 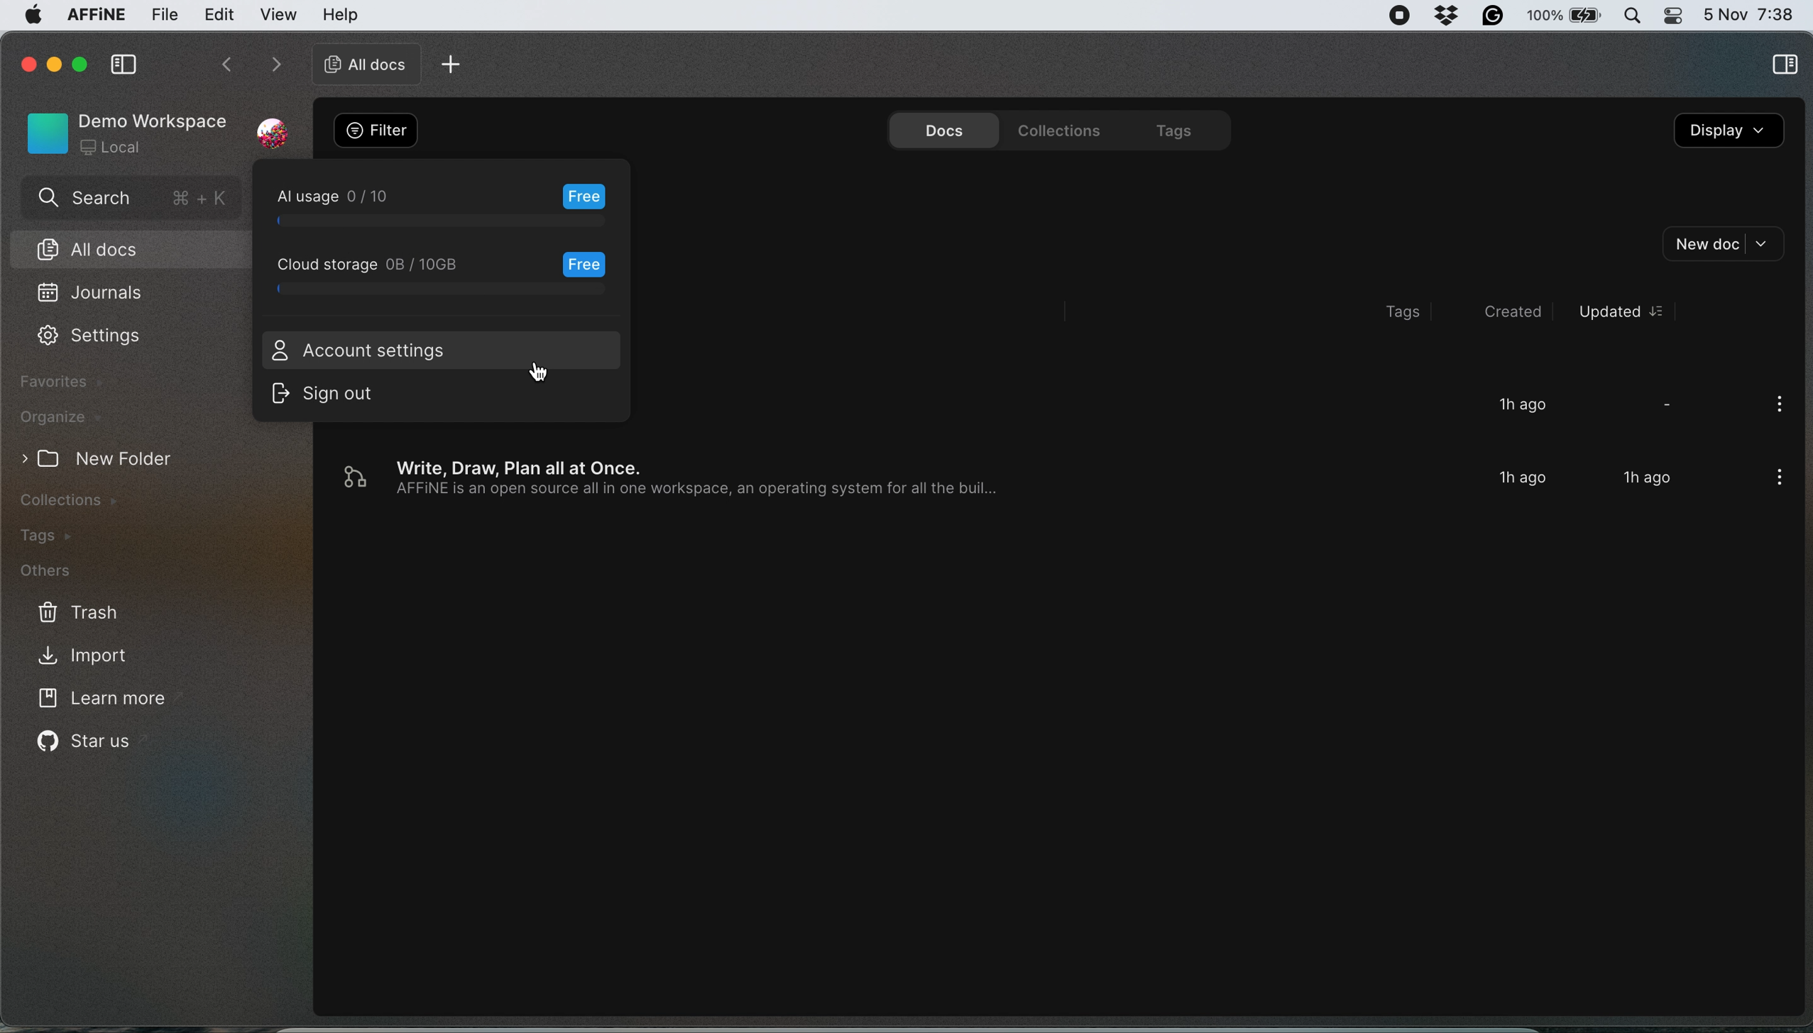 What do you see at coordinates (938, 128) in the screenshot?
I see `docs` at bounding box center [938, 128].